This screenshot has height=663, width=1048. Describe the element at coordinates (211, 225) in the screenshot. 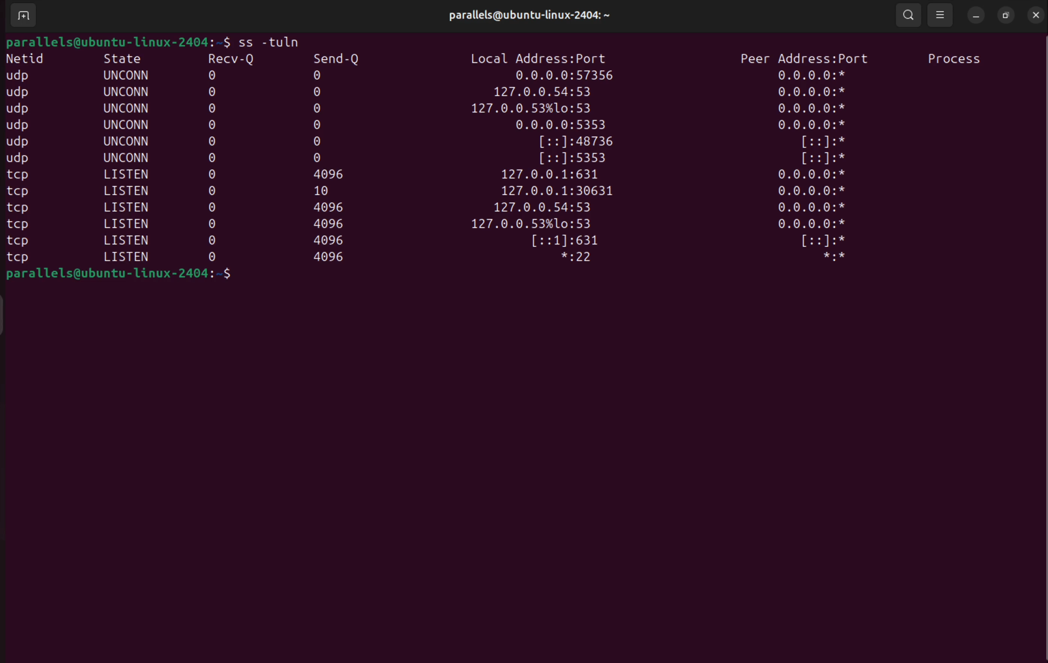

I see `` at that location.